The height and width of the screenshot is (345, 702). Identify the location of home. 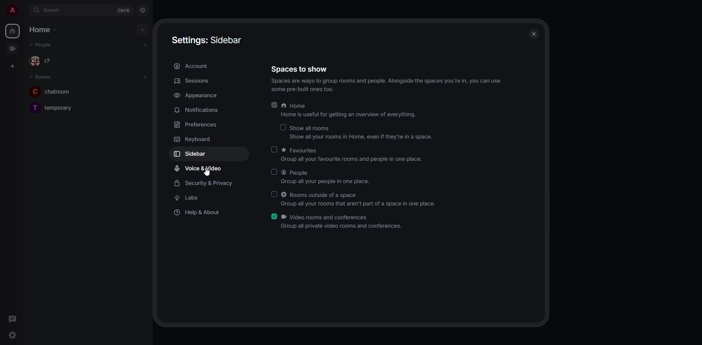
(42, 29).